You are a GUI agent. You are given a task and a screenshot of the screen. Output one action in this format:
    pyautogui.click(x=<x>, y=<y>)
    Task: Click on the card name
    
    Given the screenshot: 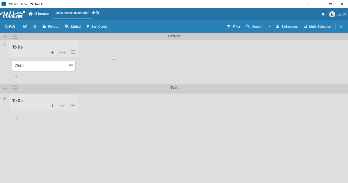 What is the action you would take?
    pyautogui.click(x=20, y=66)
    